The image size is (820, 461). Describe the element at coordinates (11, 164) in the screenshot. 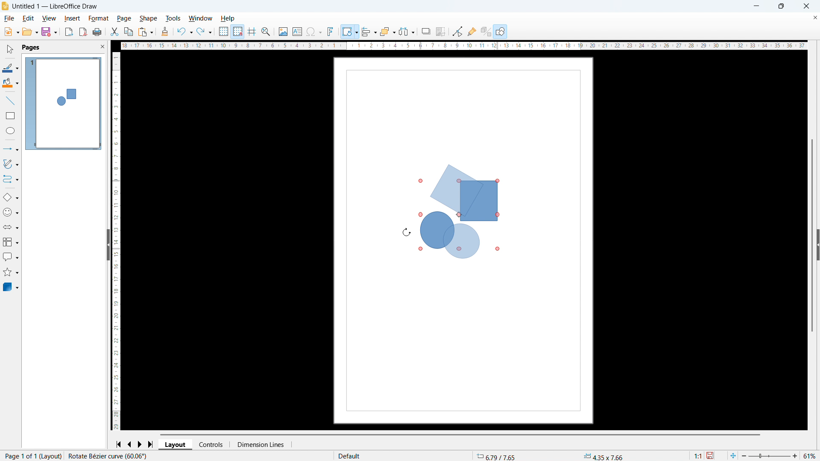

I see `Curves and polygons ` at that location.